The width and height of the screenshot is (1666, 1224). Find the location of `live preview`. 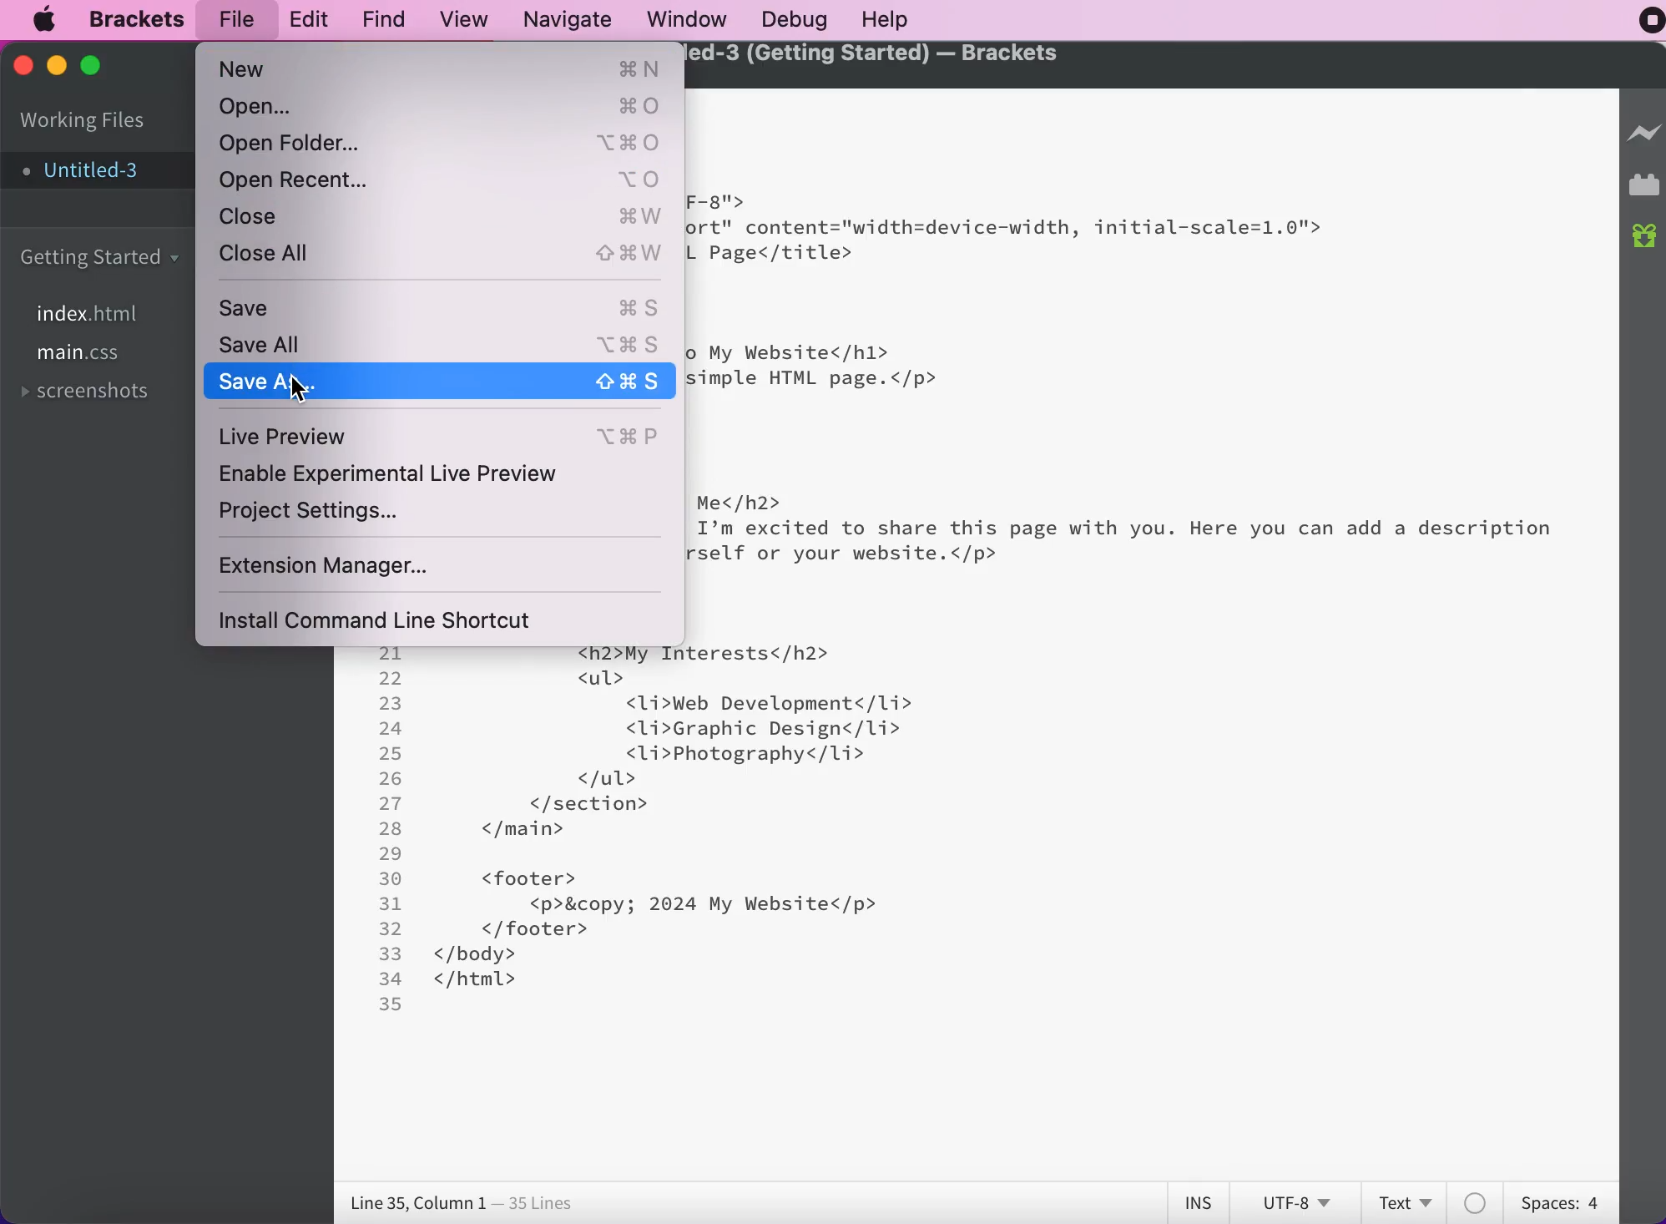

live preview is located at coordinates (445, 434).